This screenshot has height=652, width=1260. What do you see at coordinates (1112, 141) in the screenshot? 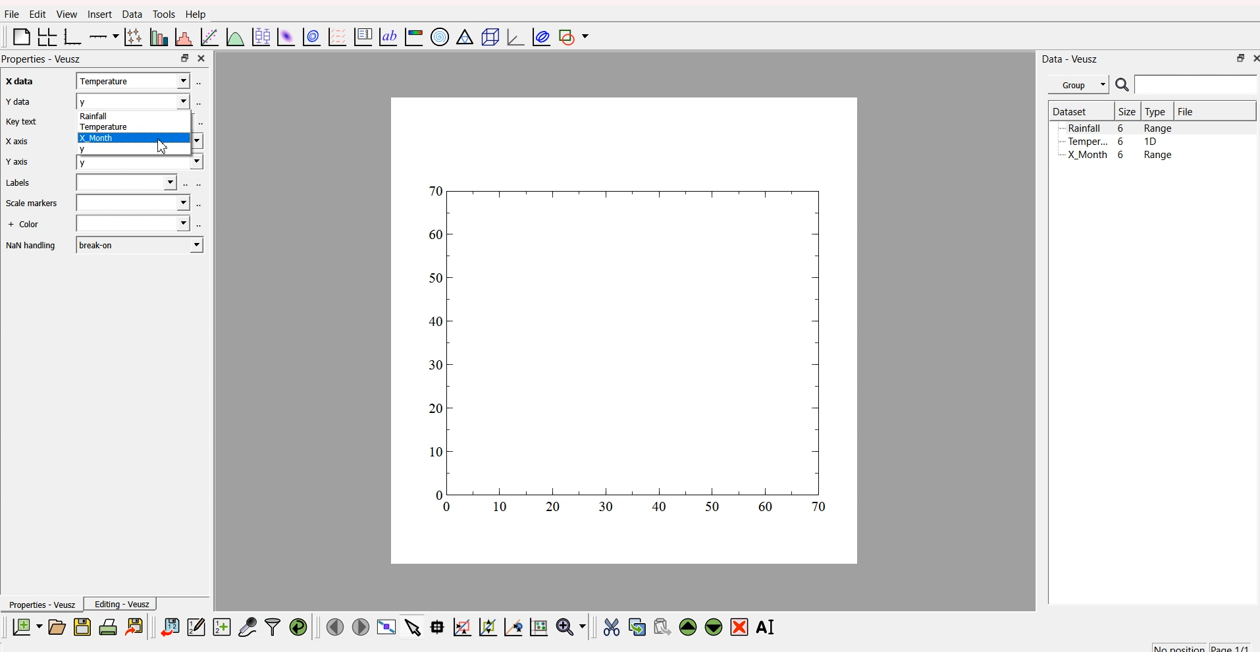
I see `Temper... 6 1D` at bounding box center [1112, 141].